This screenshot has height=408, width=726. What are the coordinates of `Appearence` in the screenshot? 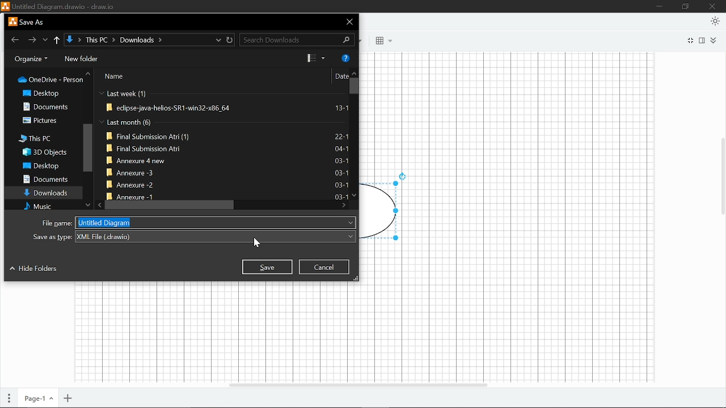 It's located at (715, 22).